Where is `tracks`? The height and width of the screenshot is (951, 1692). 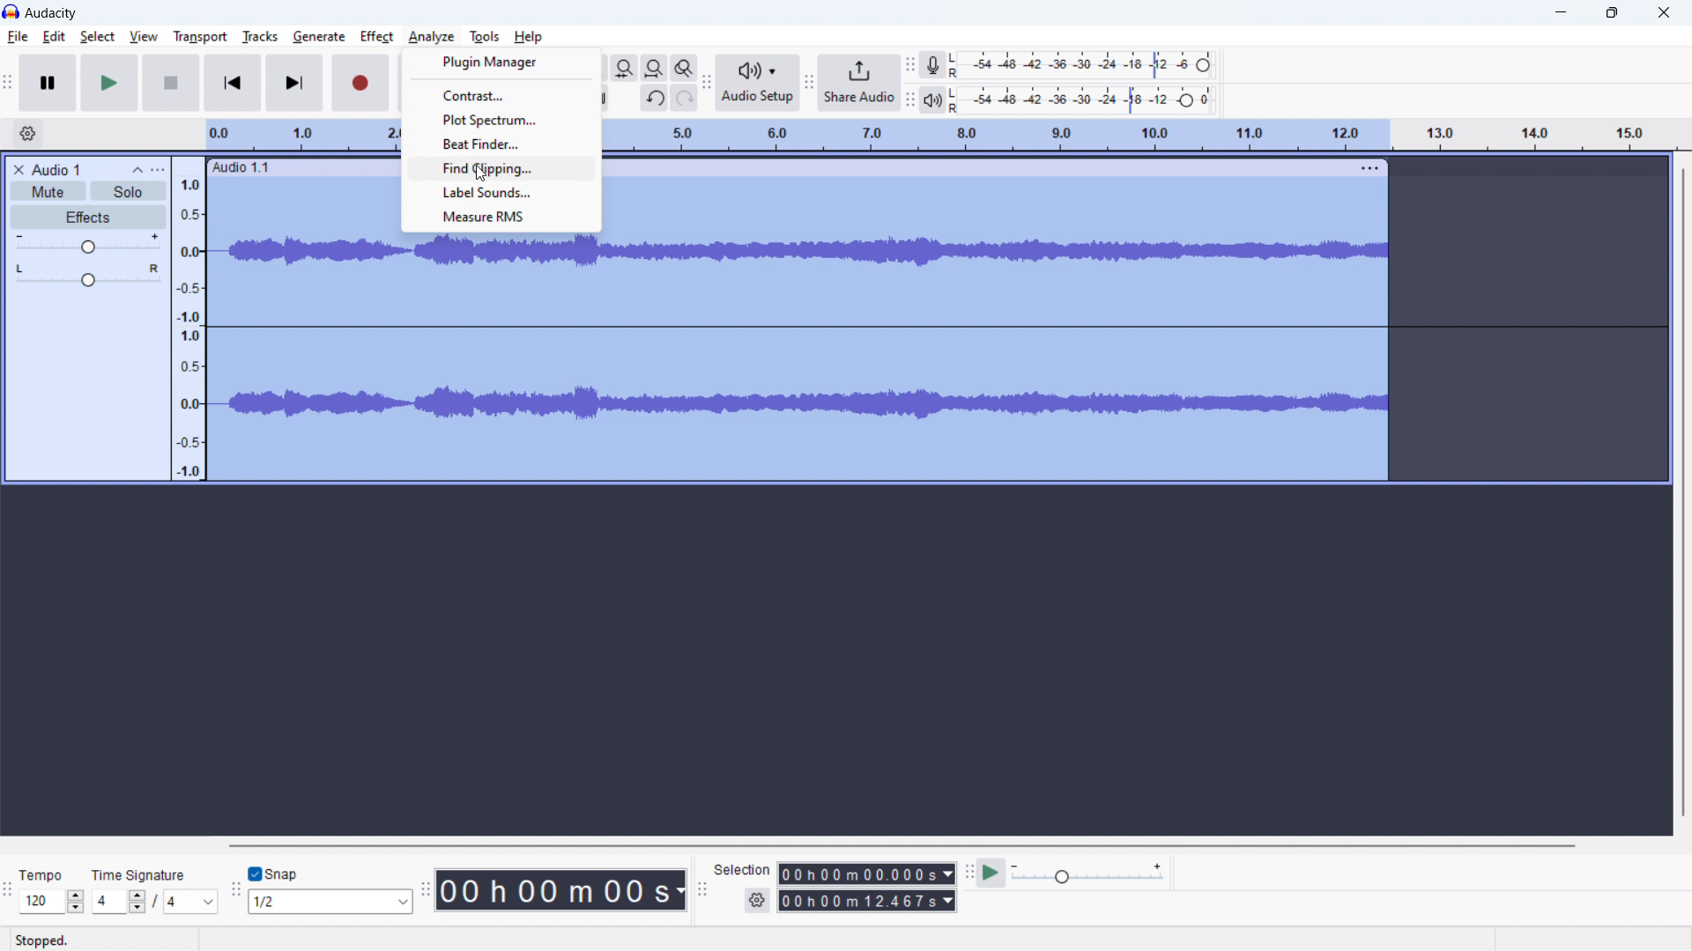 tracks is located at coordinates (262, 36).